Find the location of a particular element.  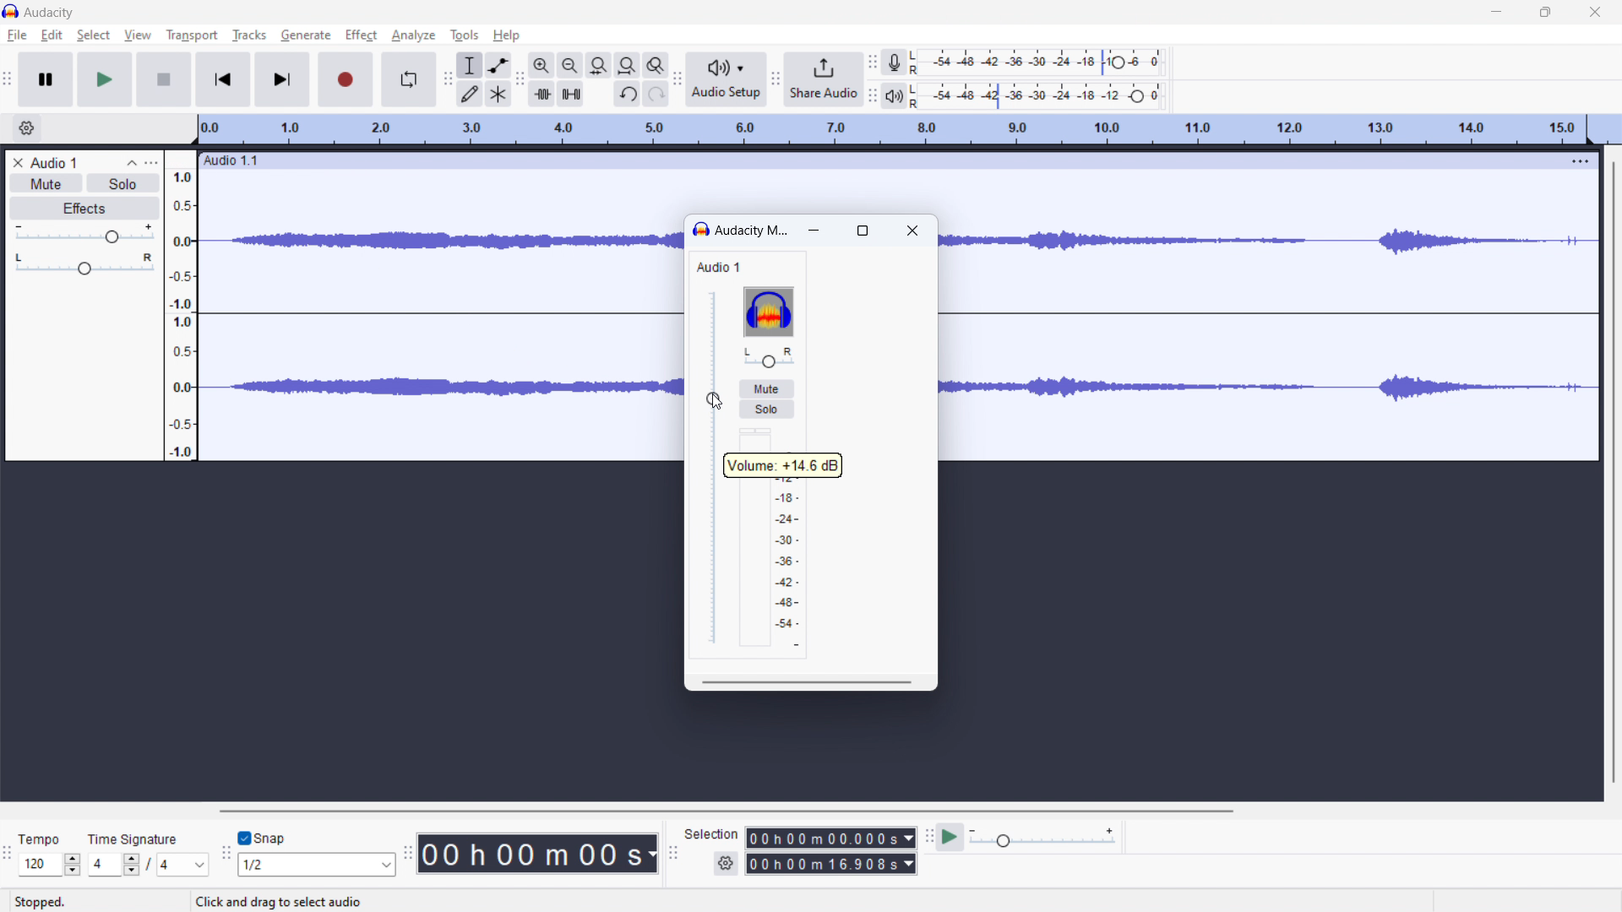

delete is located at coordinates (18, 162).